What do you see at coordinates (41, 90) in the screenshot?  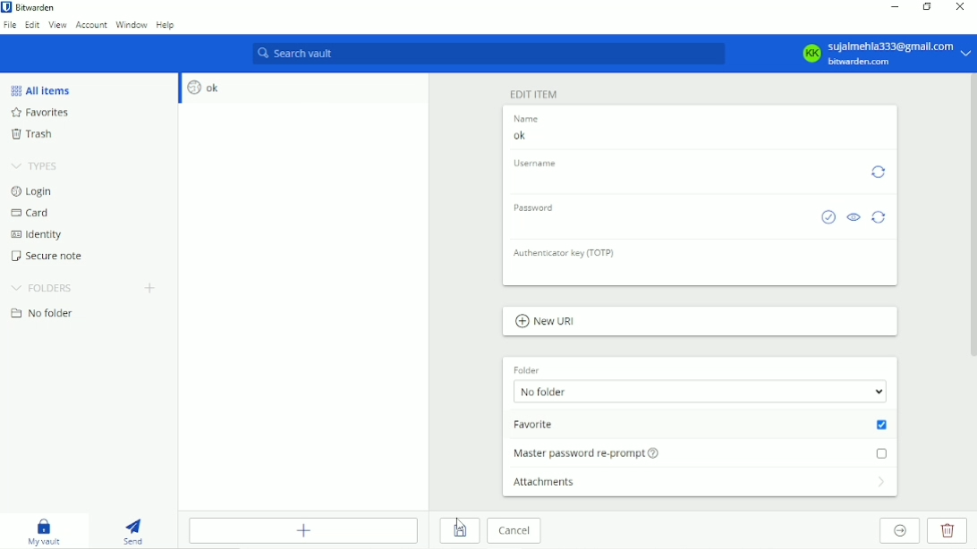 I see `All items` at bounding box center [41, 90].